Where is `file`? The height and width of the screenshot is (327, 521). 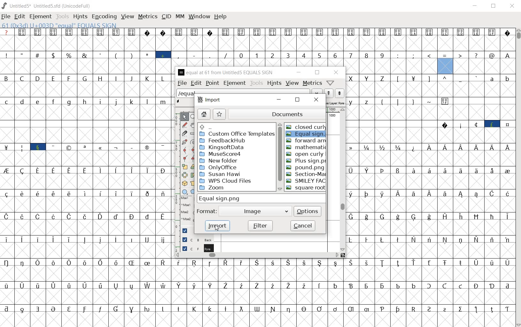
file is located at coordinates (5, 17).